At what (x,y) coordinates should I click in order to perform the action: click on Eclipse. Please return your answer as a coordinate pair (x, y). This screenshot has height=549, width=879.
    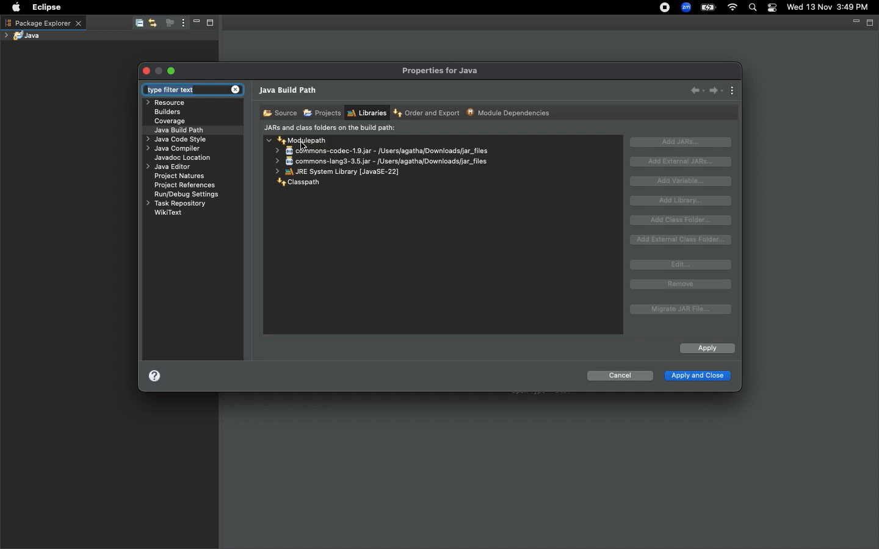
    Looking at the image, I should click on (44, 7).